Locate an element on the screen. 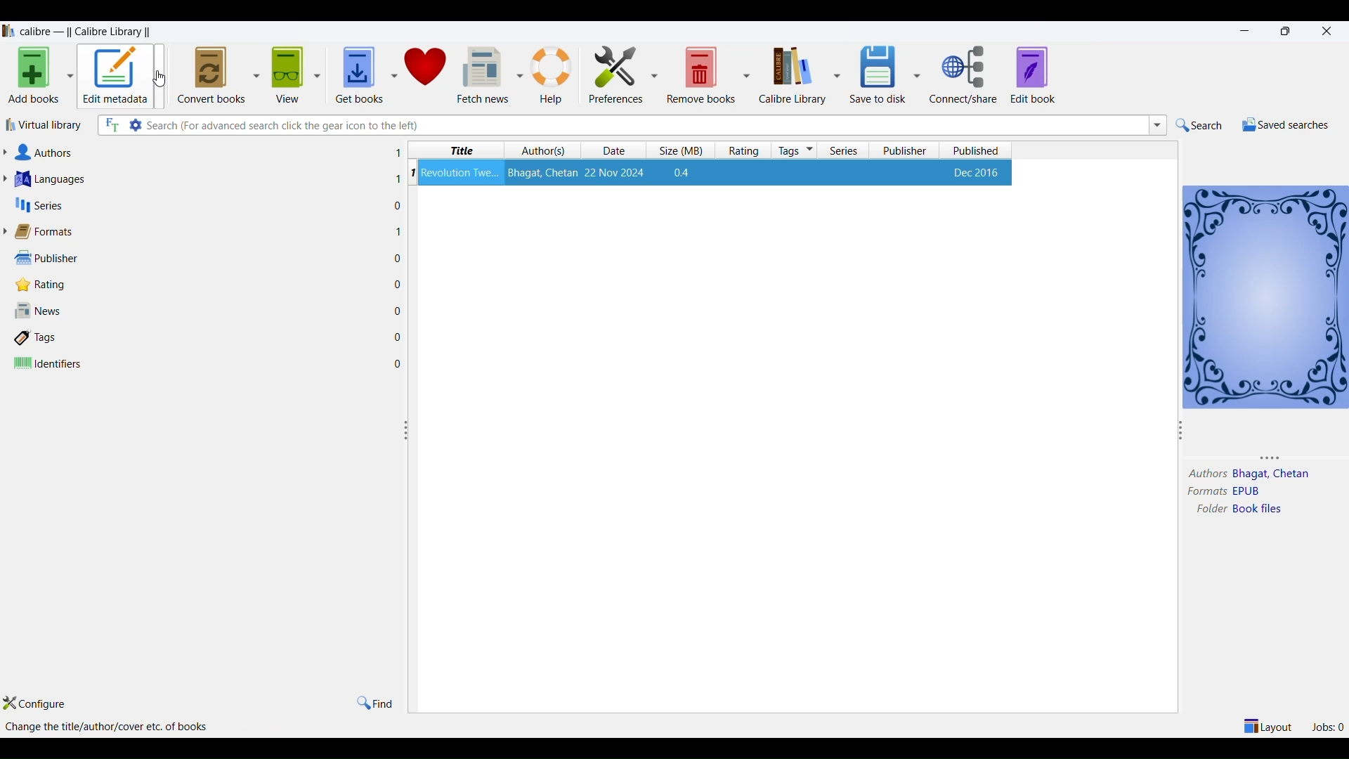  search dropdown button is located at coordinates (1159, 126).